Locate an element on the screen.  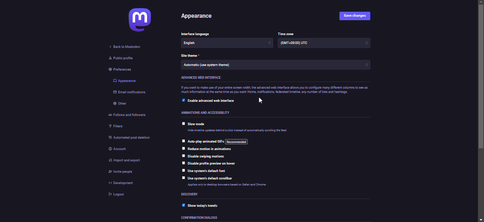
import & export is located at coordinates (123, 161).